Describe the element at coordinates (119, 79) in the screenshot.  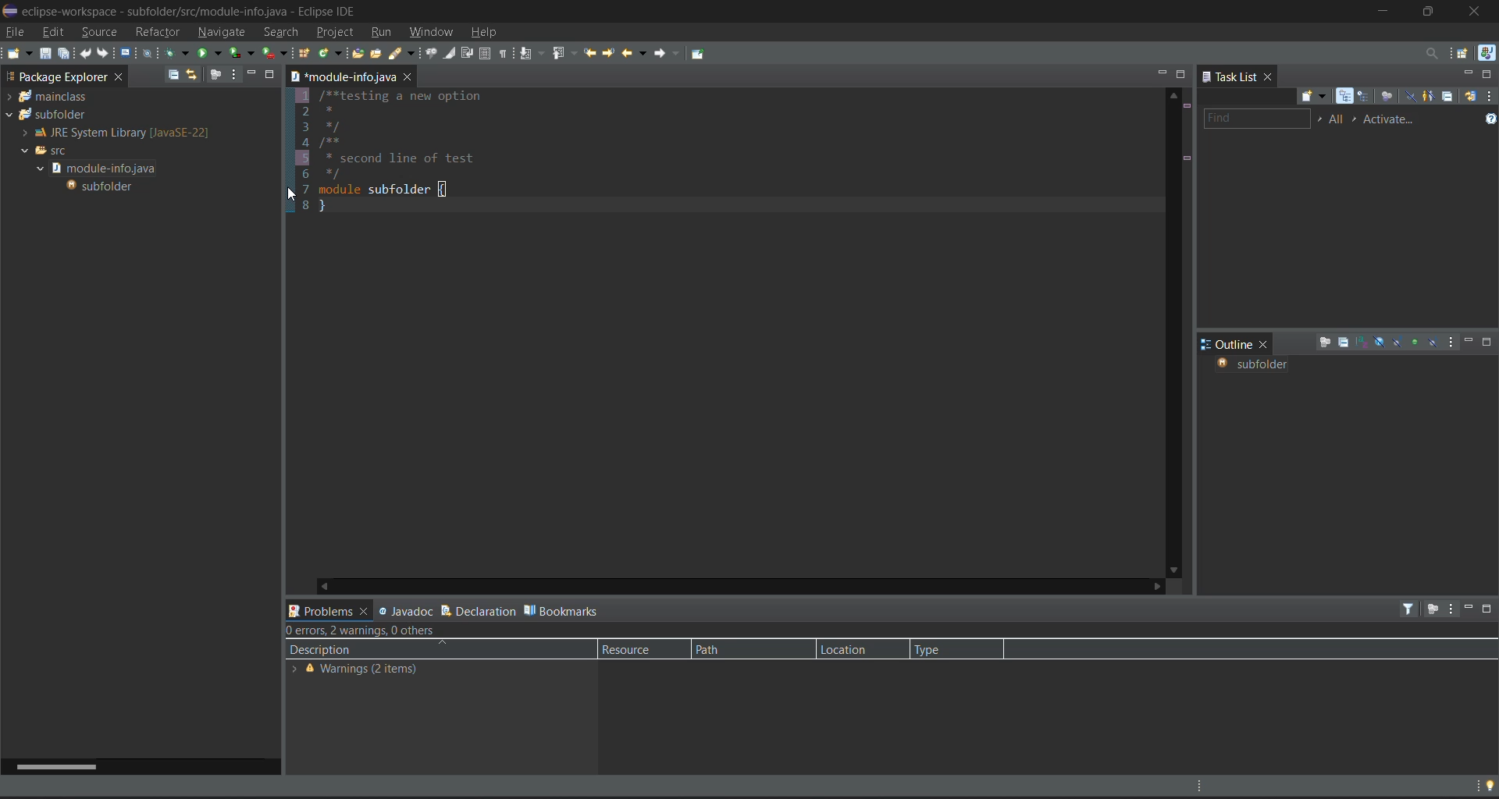
I see `close` at that location.